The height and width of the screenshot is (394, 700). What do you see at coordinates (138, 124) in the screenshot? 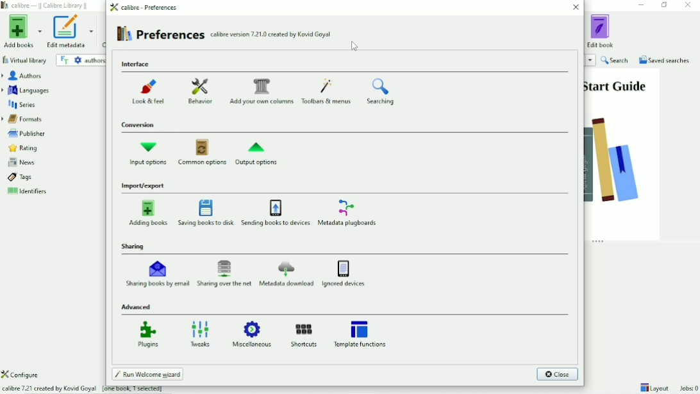
I see `Conversion` at bounding box center [138, 124].